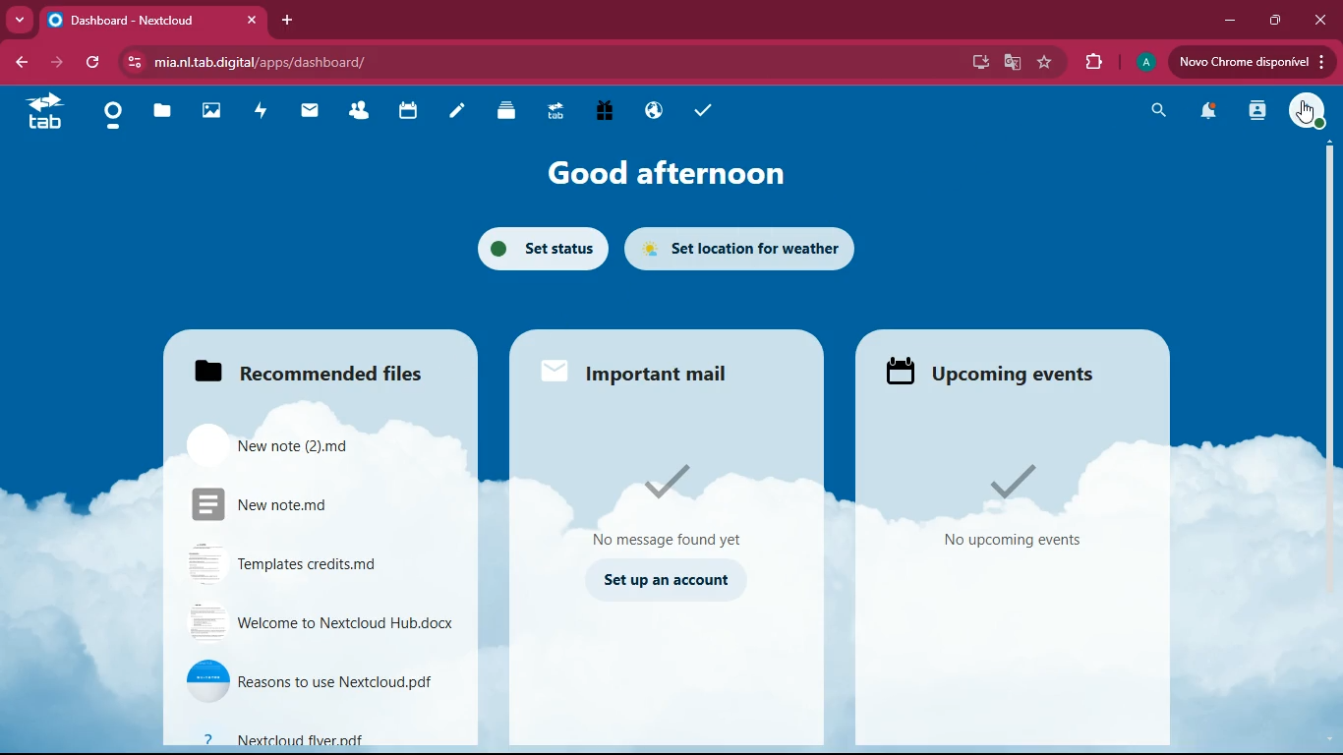  I want to click on home, so click(112, 116).